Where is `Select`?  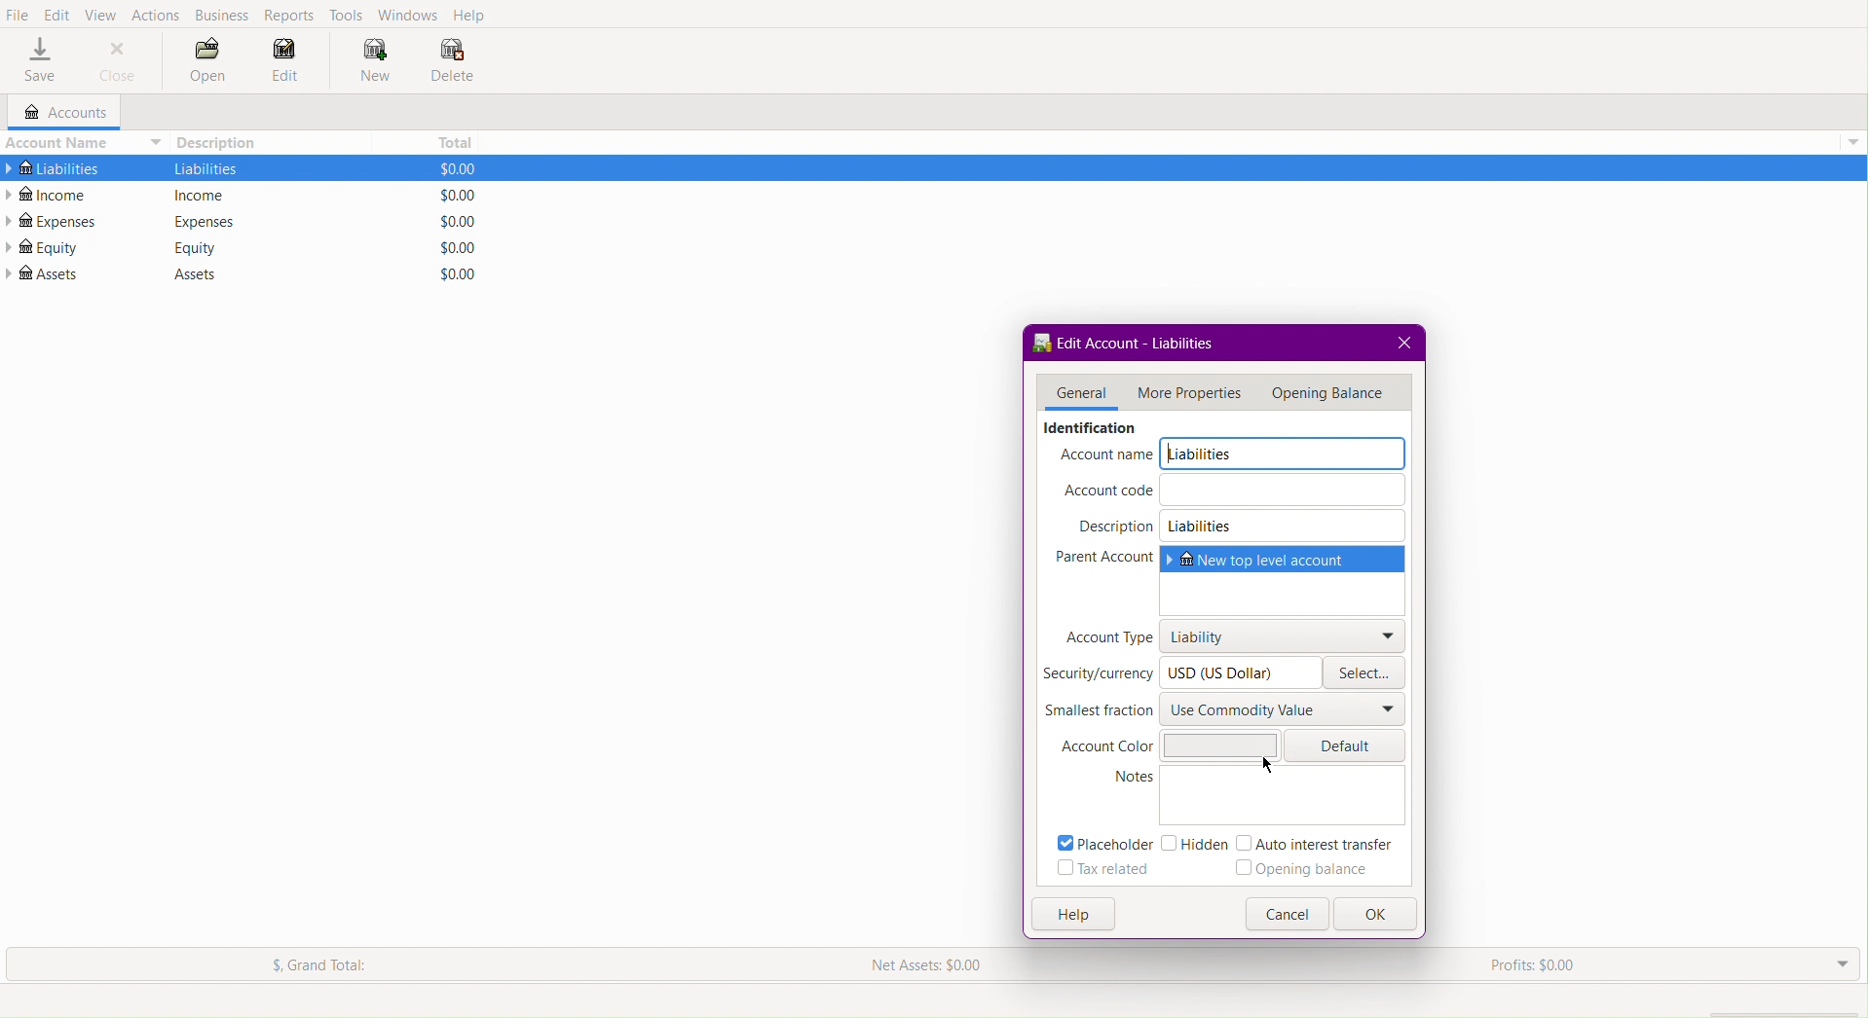 Select is located at coordinates (1364, 674).